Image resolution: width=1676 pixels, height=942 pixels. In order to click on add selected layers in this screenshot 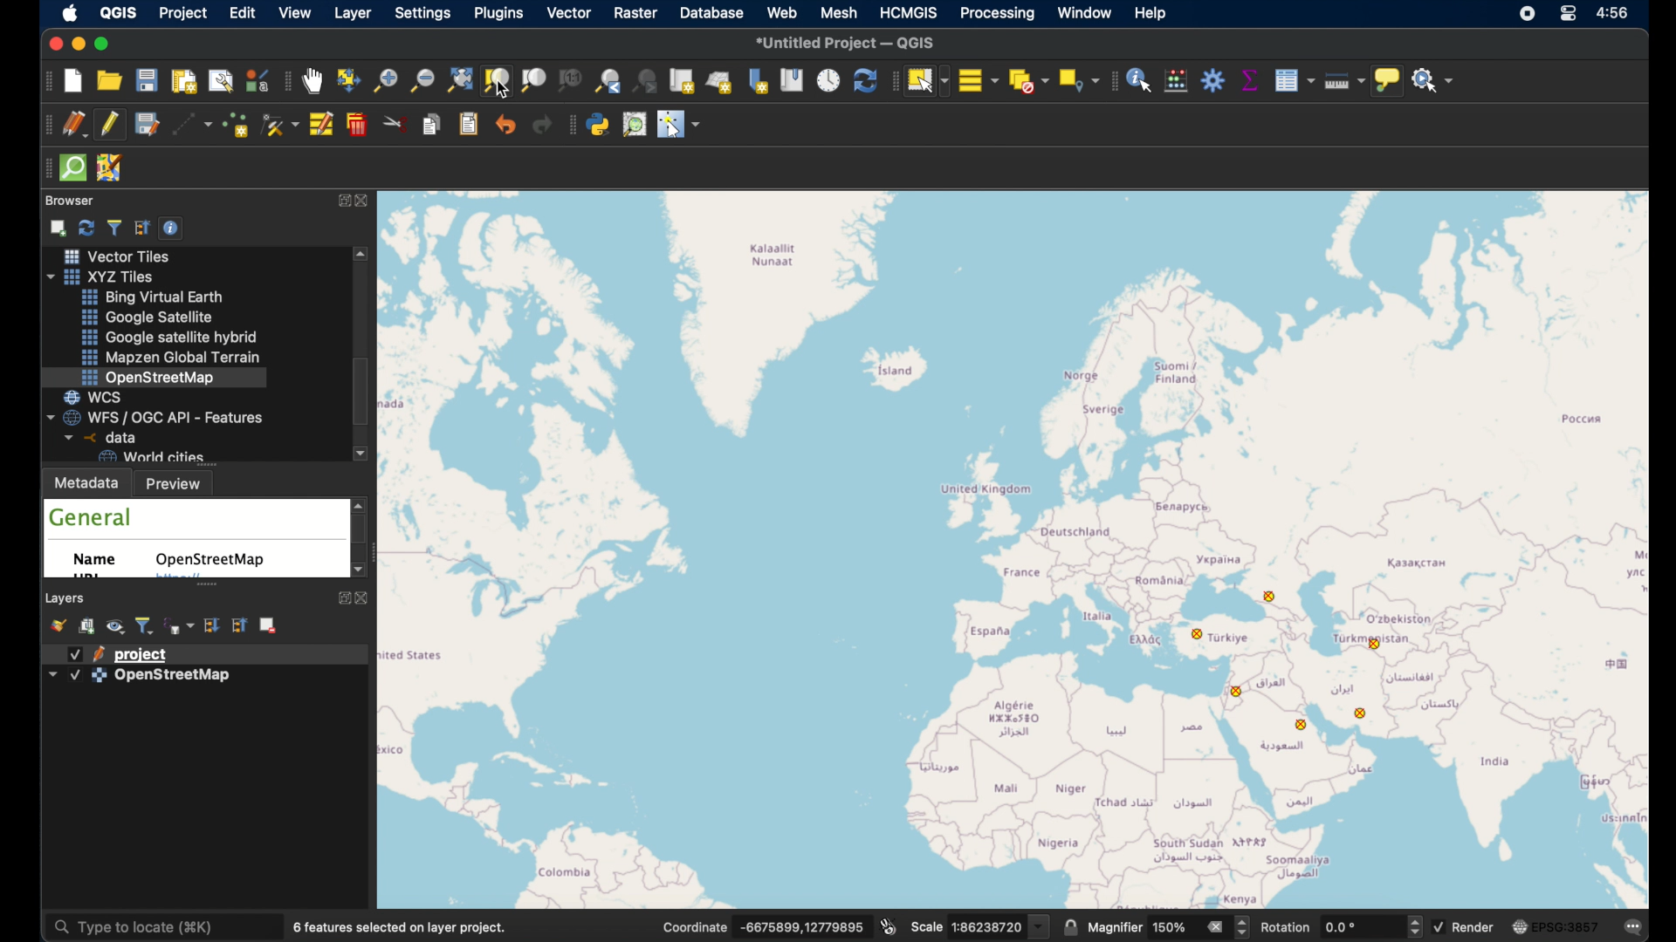, I will do `click(56, 227)`.